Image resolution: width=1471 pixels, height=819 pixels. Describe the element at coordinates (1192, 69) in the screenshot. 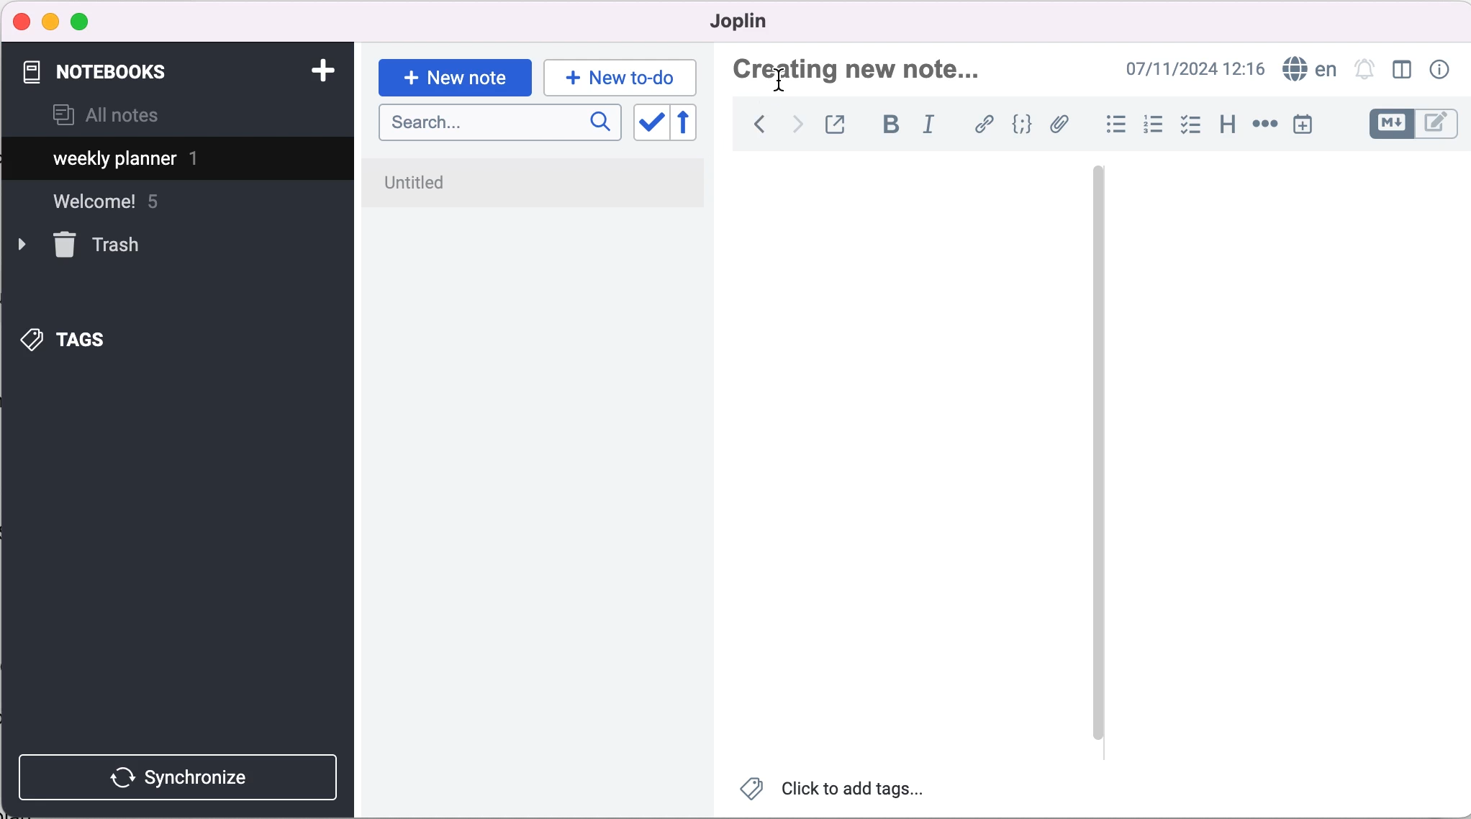

I see `07/11/2024 09:03` at that location.